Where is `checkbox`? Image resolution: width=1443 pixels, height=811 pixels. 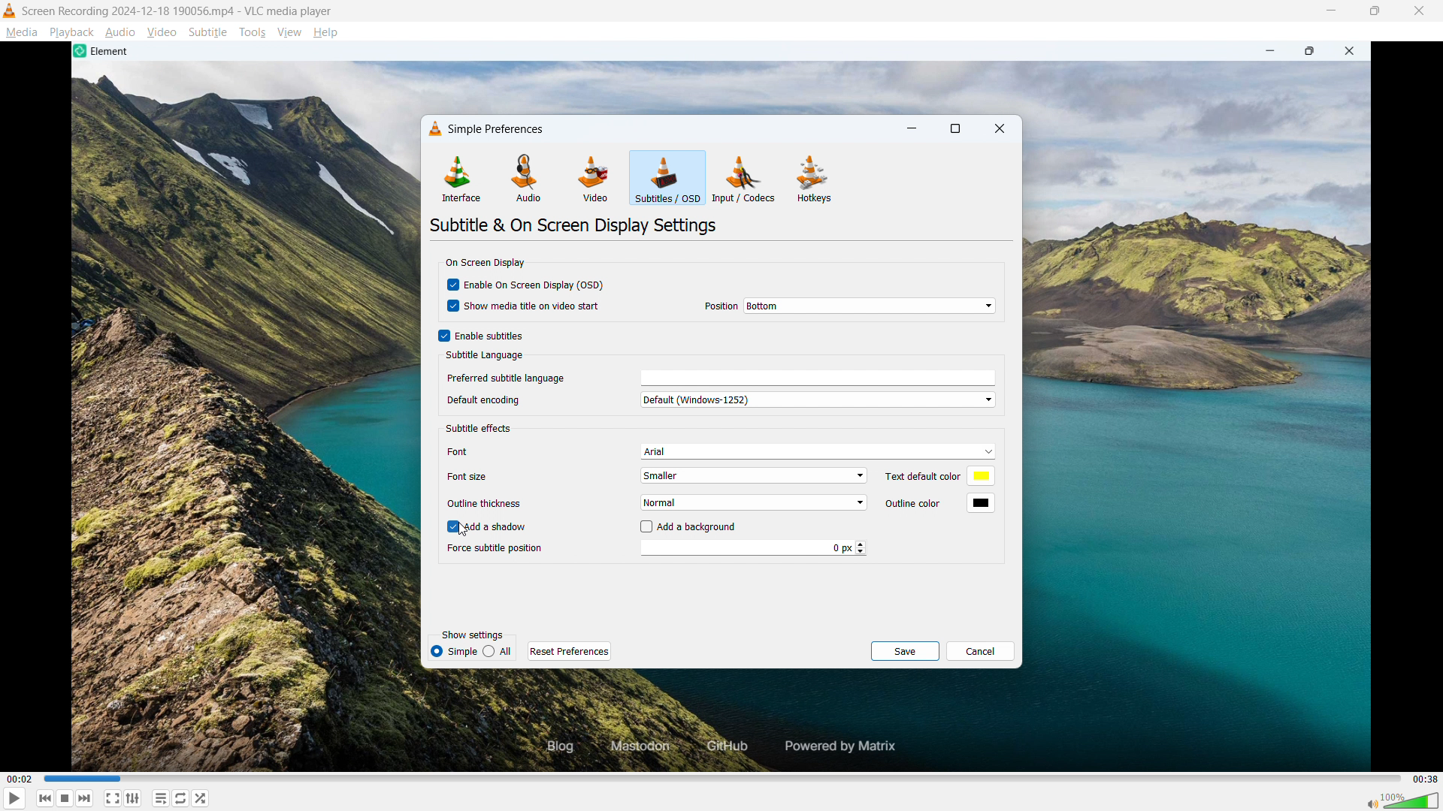
checkbox is located at coordinates (452, 286).